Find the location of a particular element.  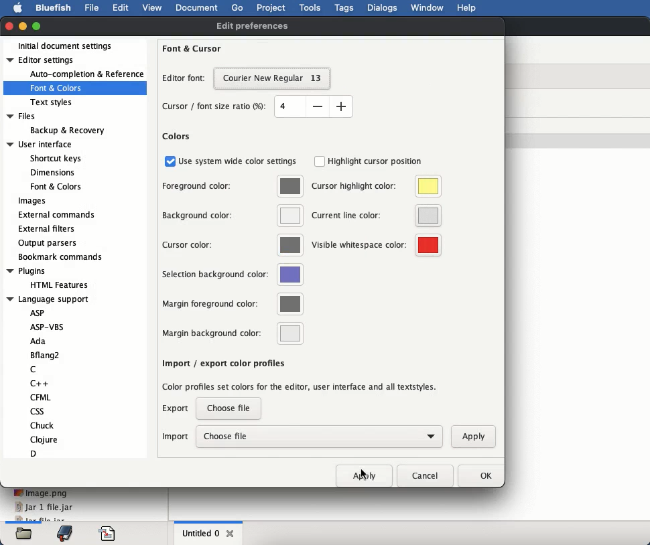

cursor color is located at coordinates (232, 244).